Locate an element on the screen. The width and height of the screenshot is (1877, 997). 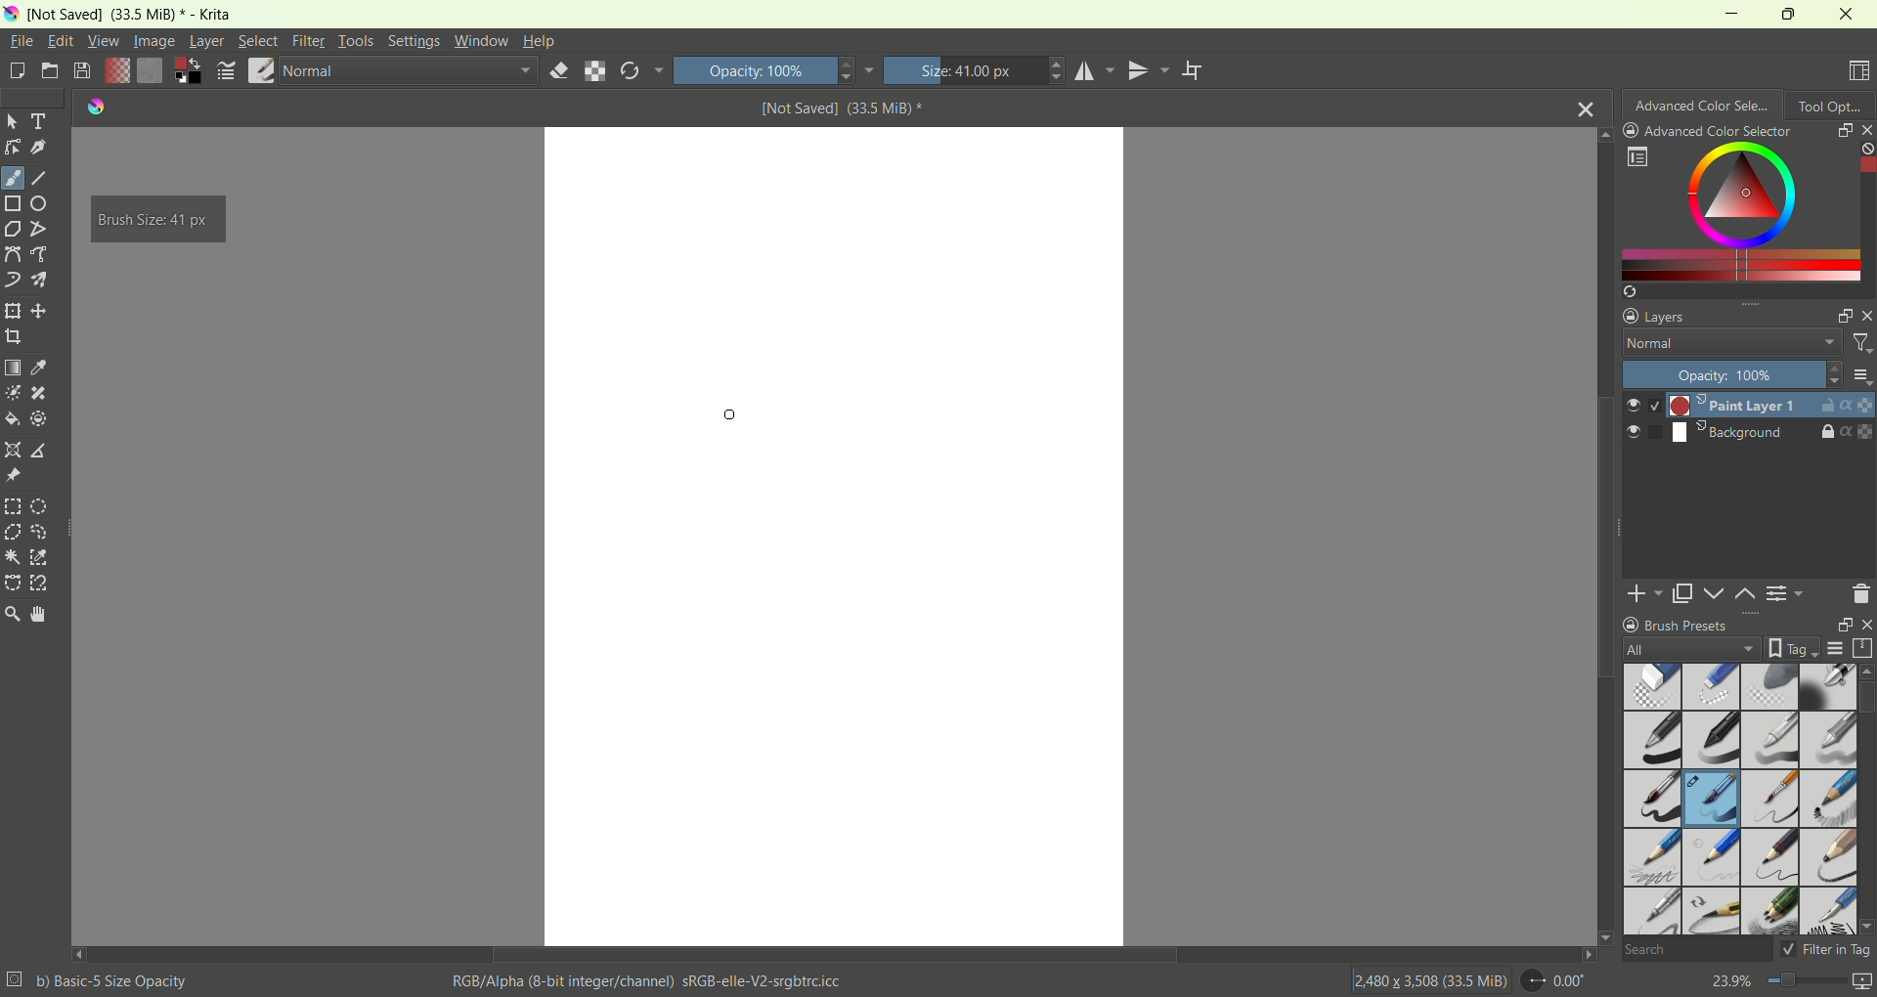
basic 5 is located at coordinates (1654, 799).